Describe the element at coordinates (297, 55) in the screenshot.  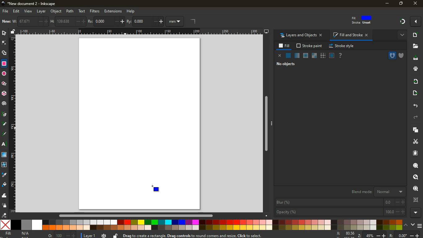
I see `opacity` at that location.